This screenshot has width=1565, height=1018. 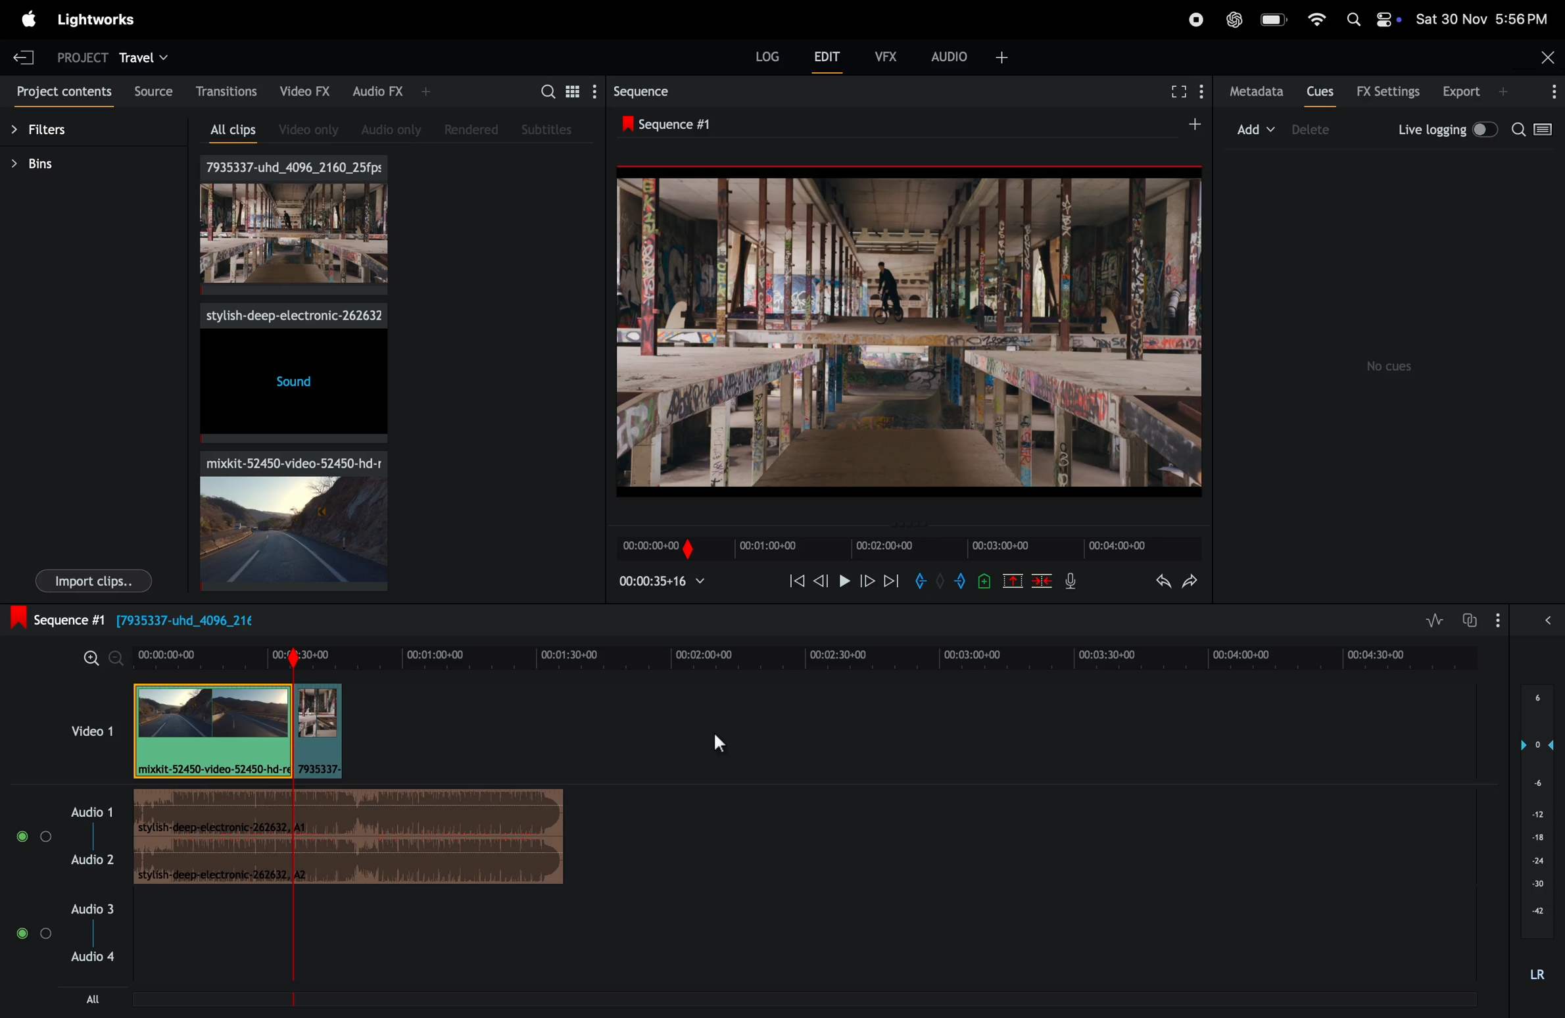 I want to click on transactions, so click(x=226, y=92).